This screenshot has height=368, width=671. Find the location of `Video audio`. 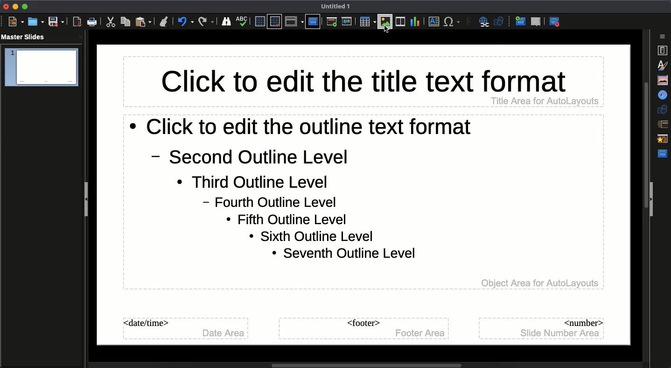

Video audio is located at coordinates (399, 22).